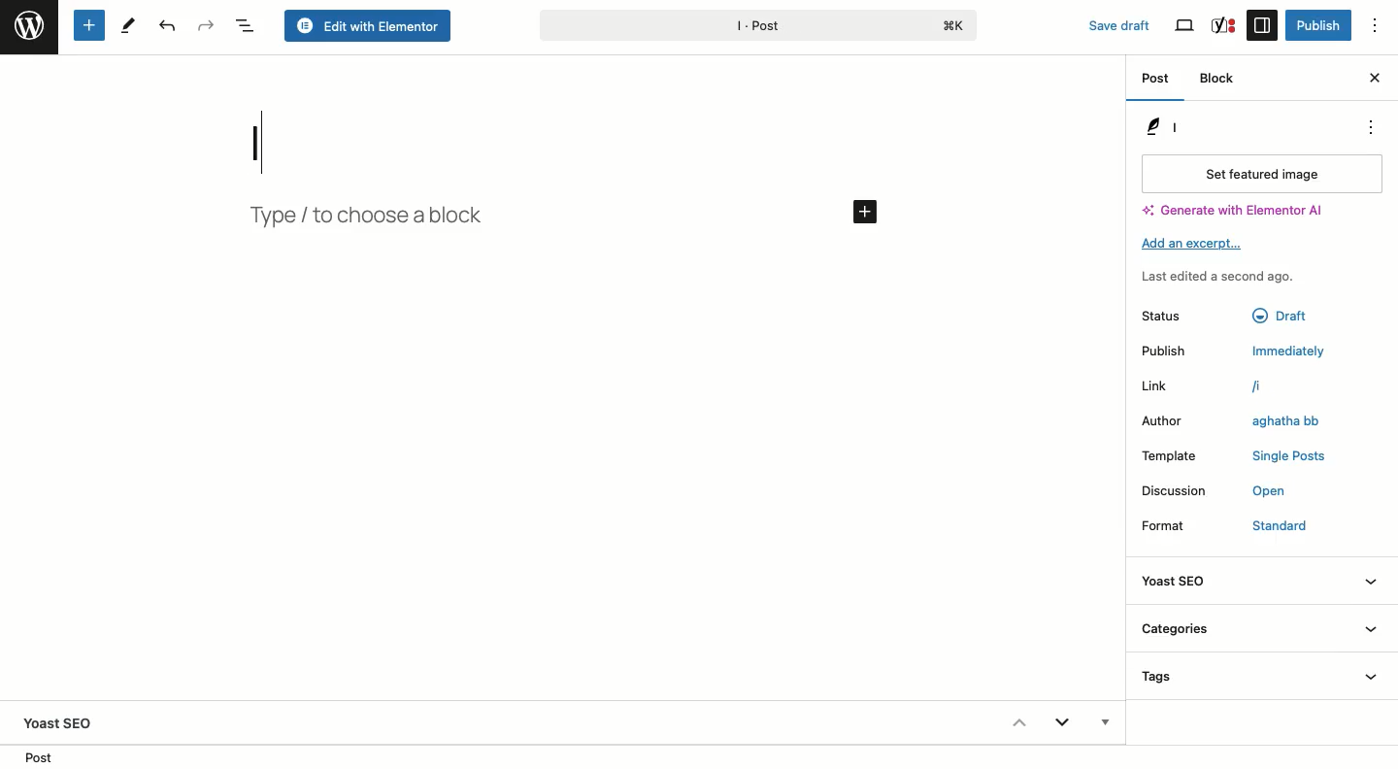  What do you see at coordinates (1262, 24) in the screenshot?
I see `Sidebar` at bounding box center [1262, 24].